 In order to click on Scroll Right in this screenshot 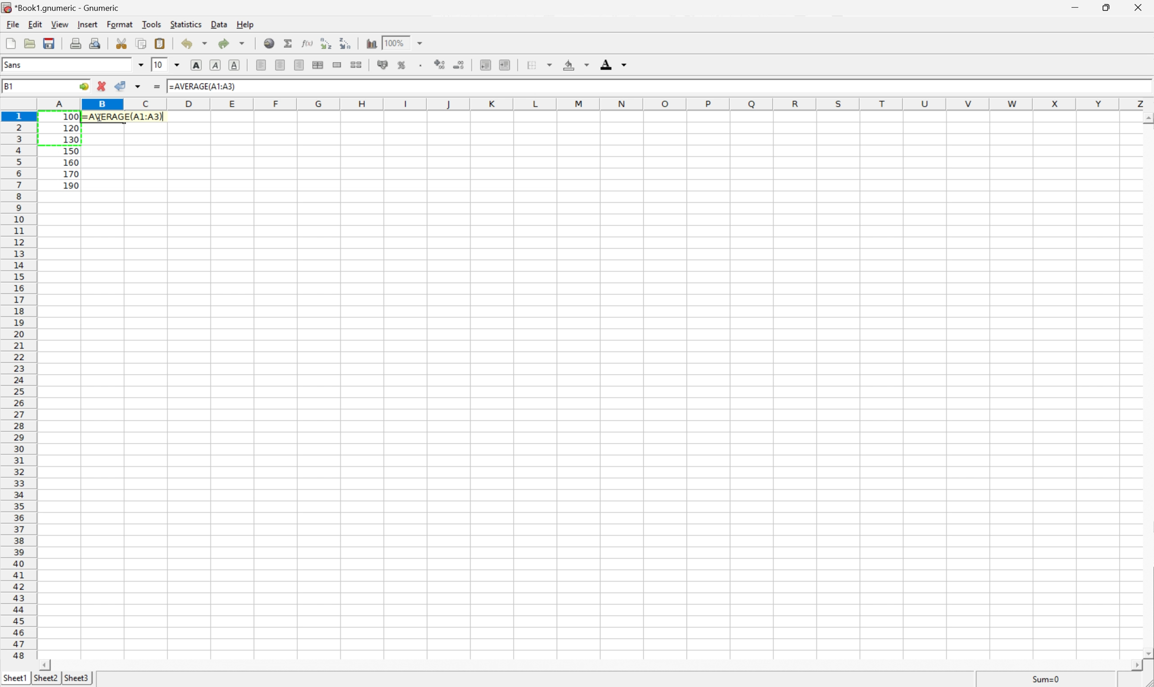, I will do `click(1132, 664)`.